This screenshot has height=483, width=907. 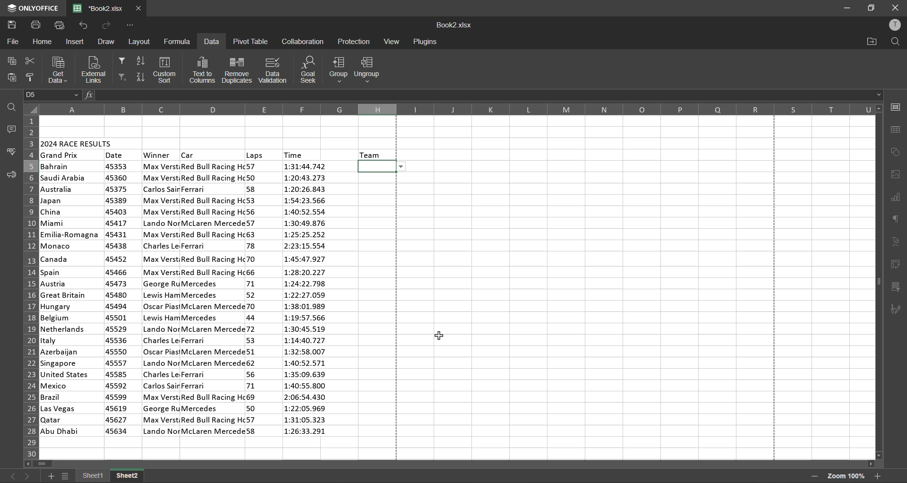 What do you see at coordinates (894, 7) in the screenshot?
I see `close` at bounding box center [894, 7].